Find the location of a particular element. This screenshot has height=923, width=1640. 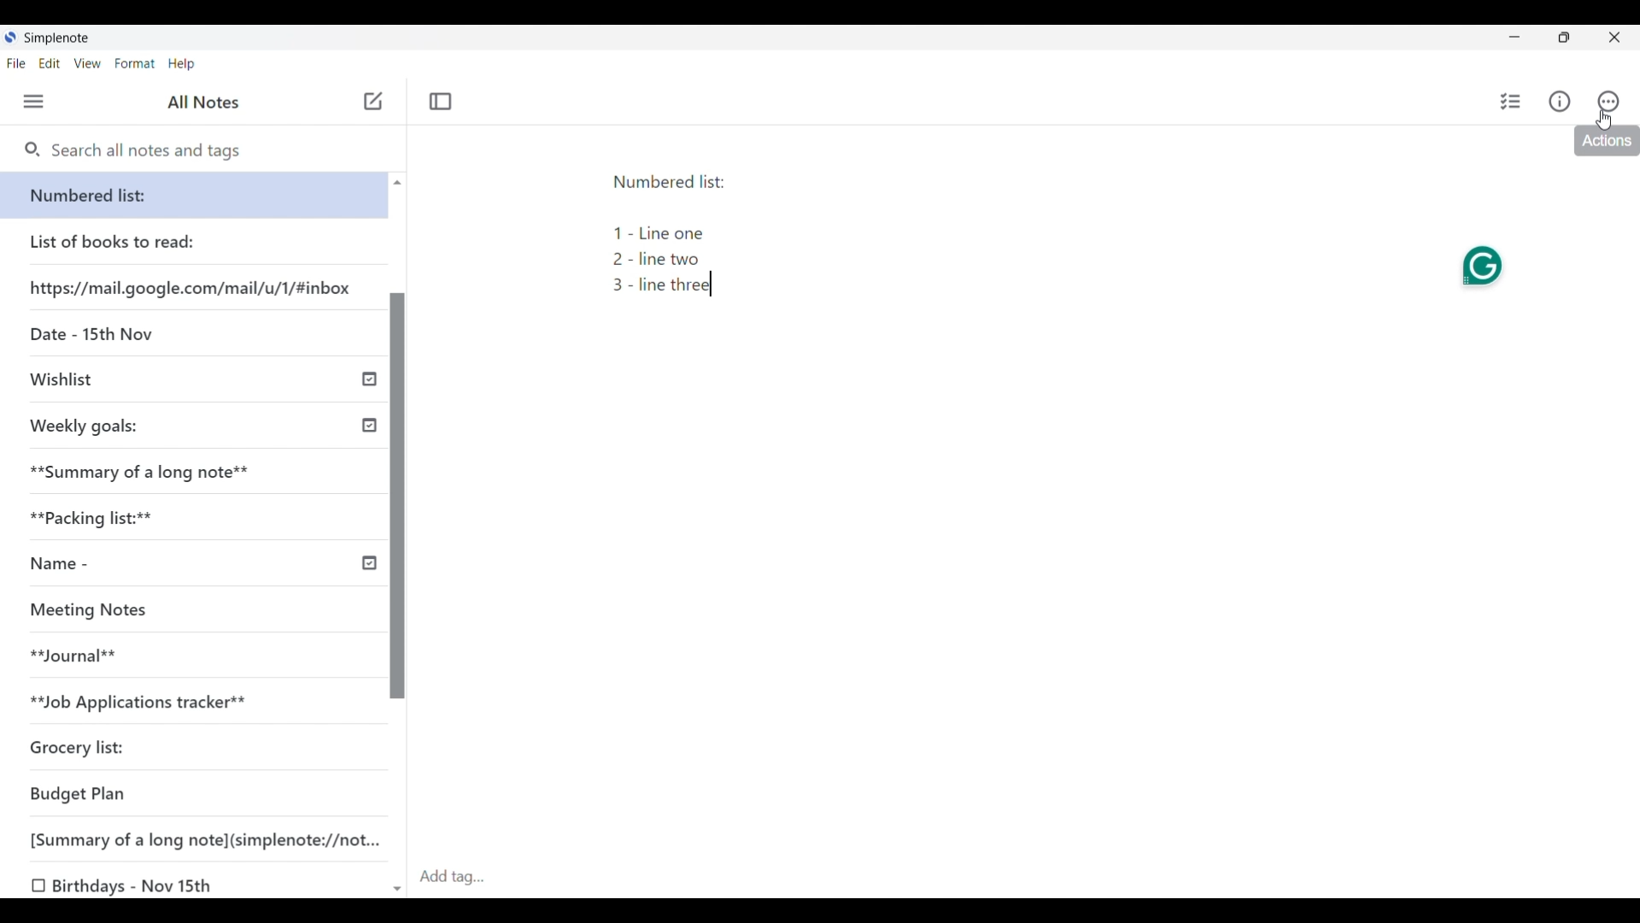

File menu is located at coordinates (16, 63).